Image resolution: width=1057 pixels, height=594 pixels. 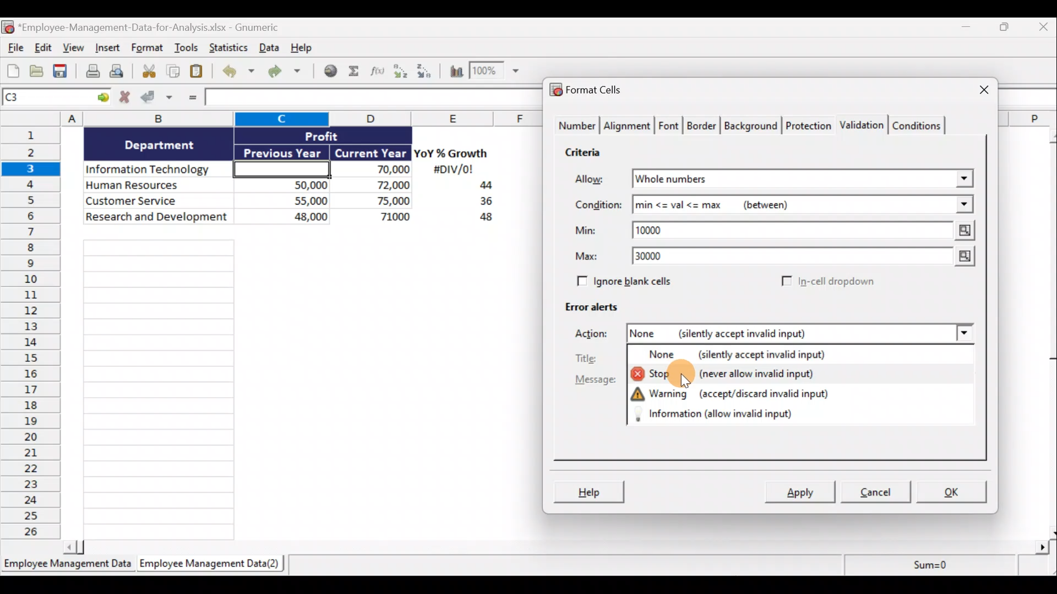 I want to click on Columns, so click(x=276, y=118).